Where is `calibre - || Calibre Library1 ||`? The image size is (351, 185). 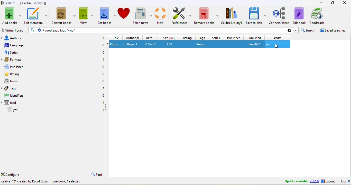 calibre - || Calibre Library1 || is located at coordinates (26, 3).